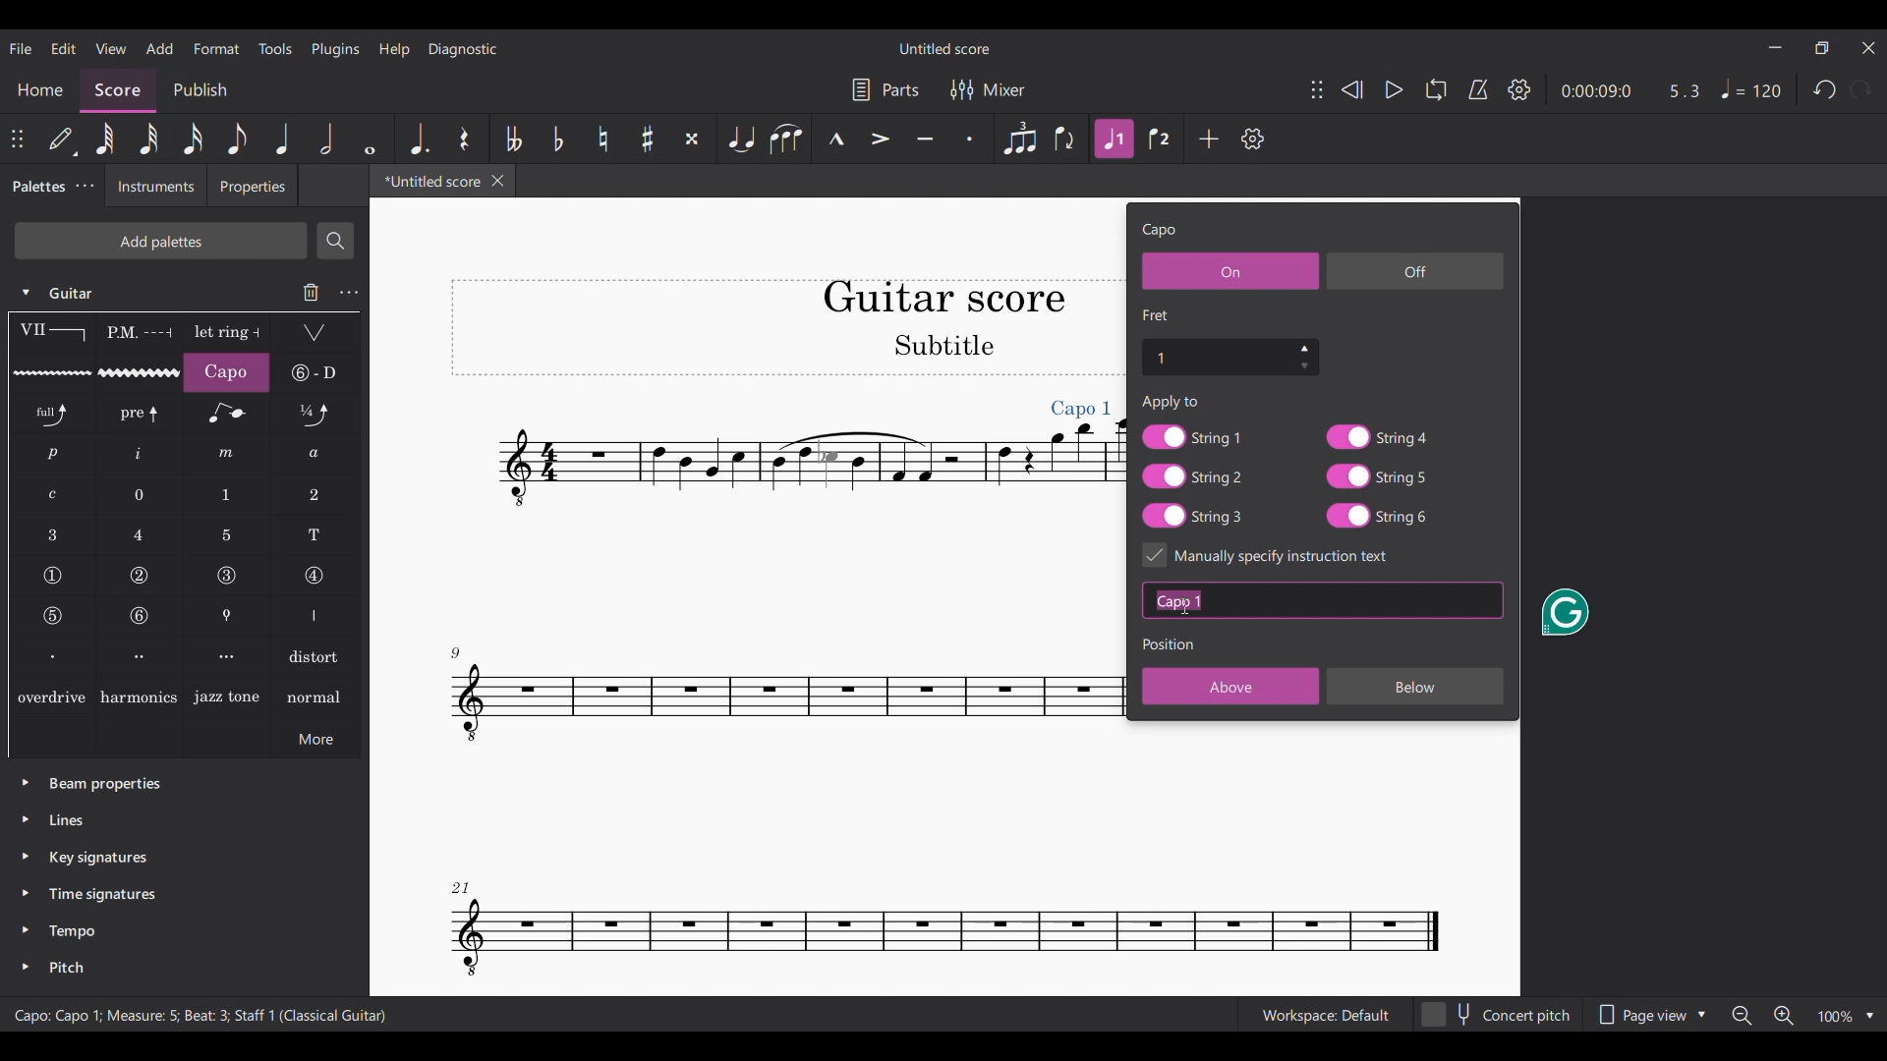 This screenshot has height=1061, width=1887. Describe the element at coordinates (988, 89) in the screenshot. I see `Mixer settings` at that location.